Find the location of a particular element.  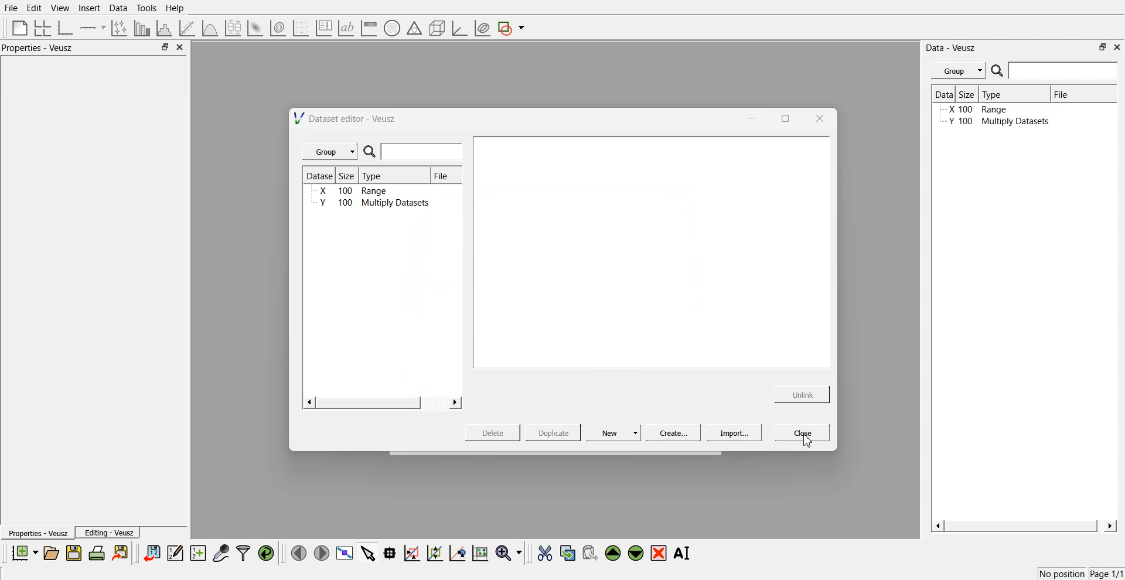

remove the selected widgets is located at coordinates (660, 553).